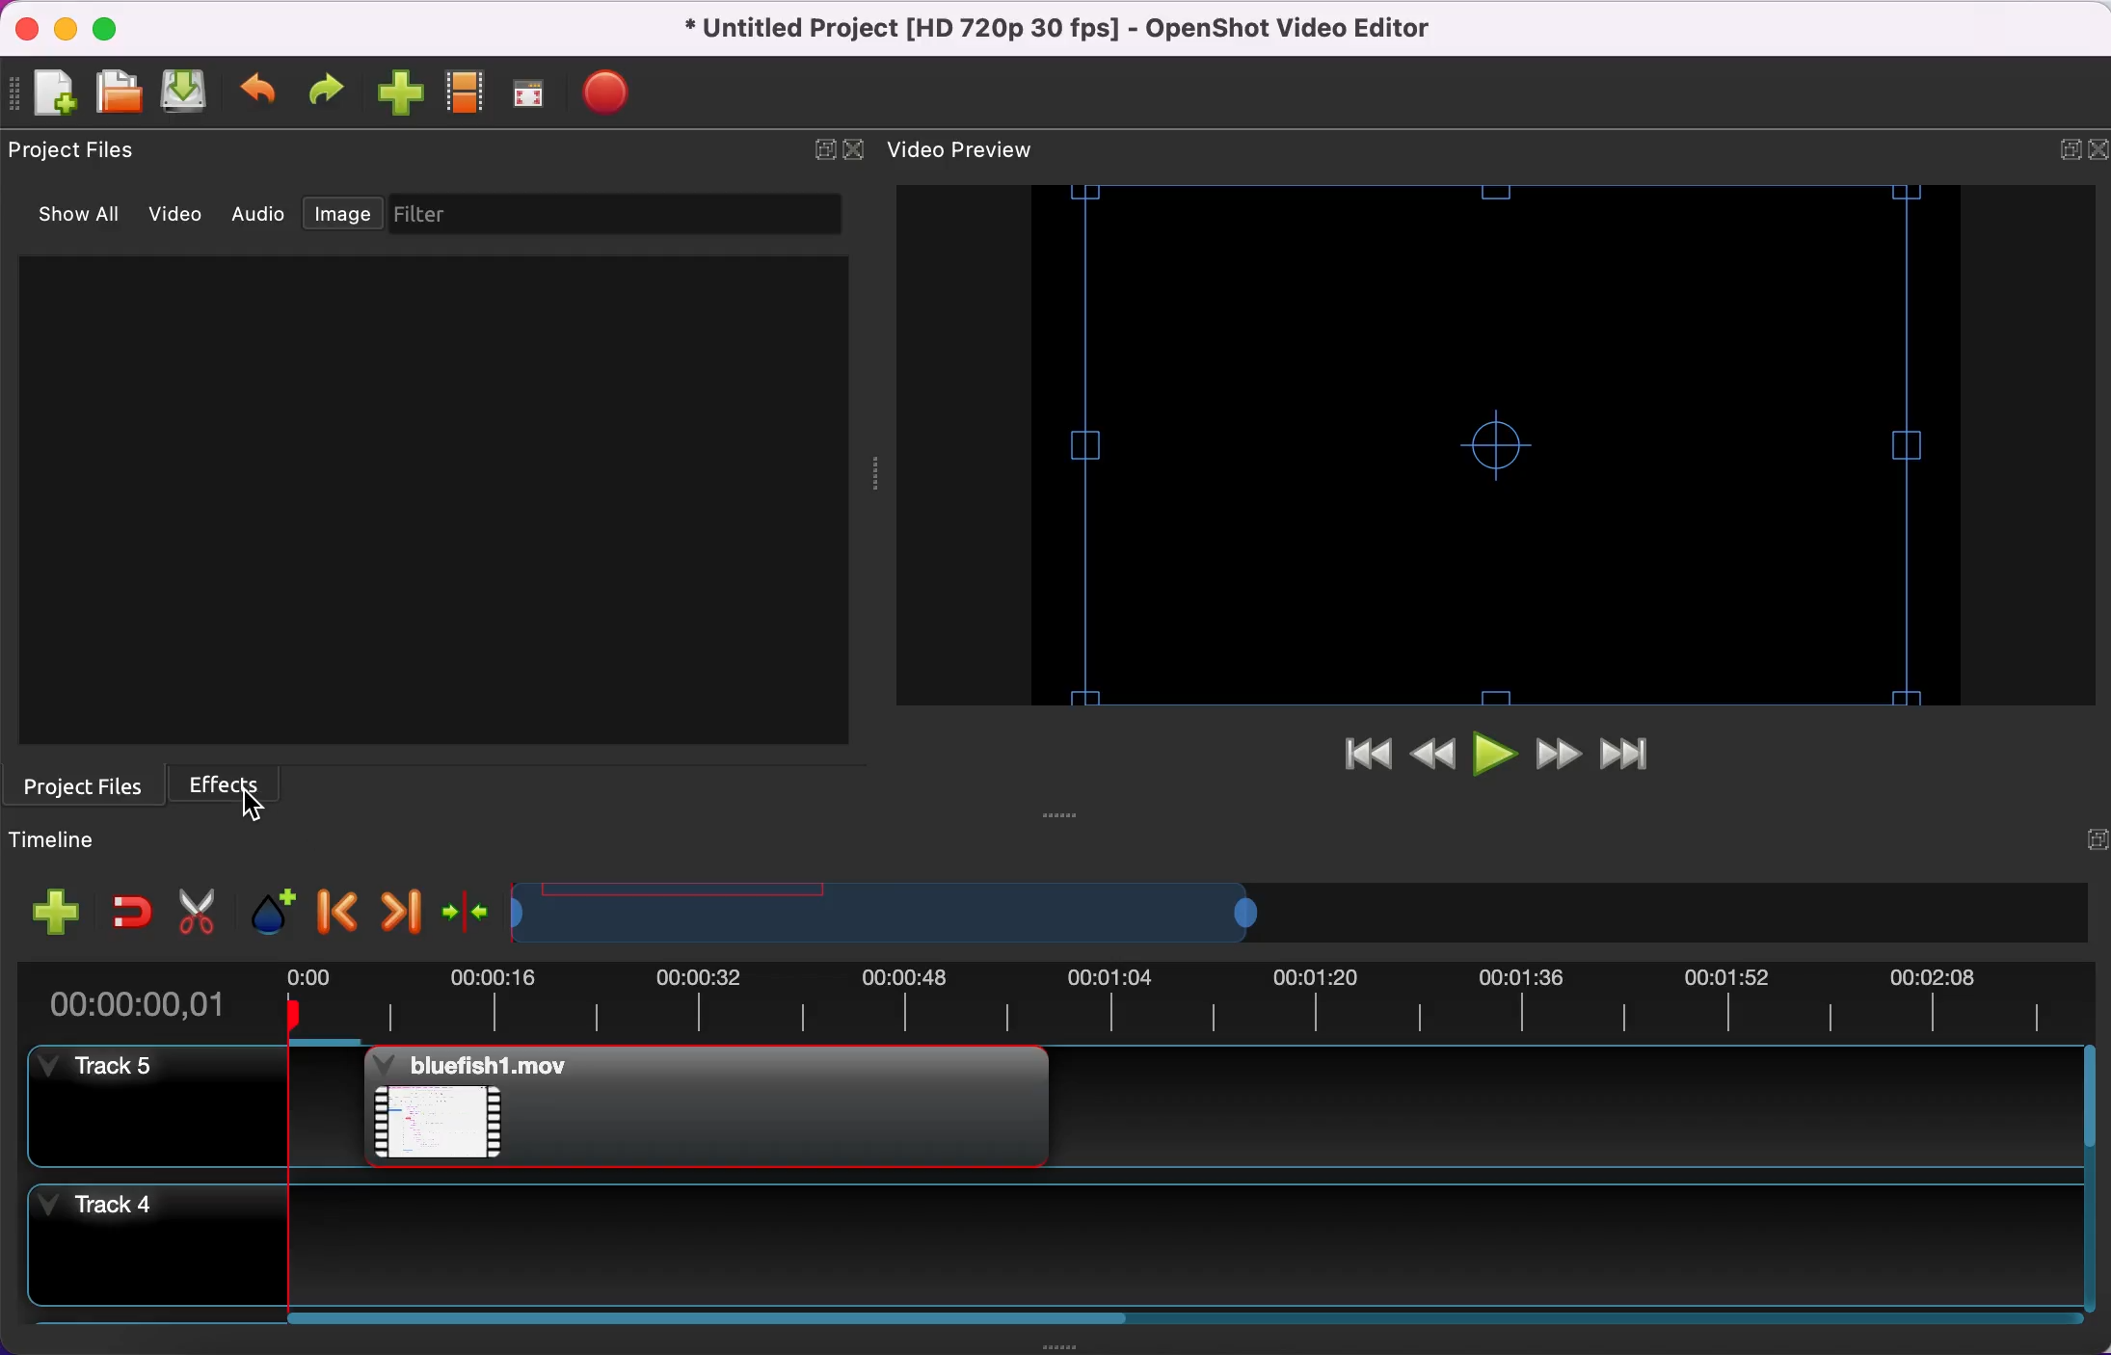 The image size is (2111, 1355). Describe the element at coordinates (1496, 755) in the screenshot. I see `play` at that location.